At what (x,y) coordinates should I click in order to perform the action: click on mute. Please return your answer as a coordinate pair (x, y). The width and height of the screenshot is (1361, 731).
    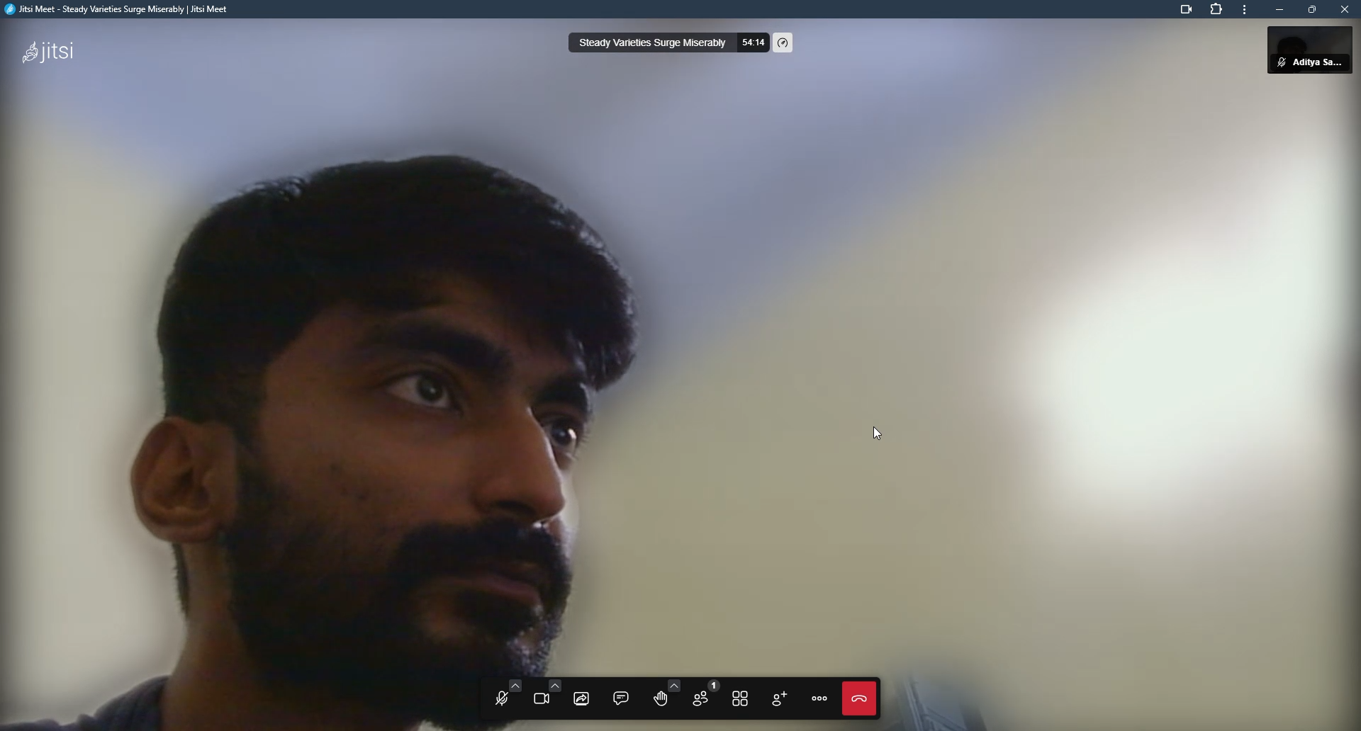
    Looking at the image, I should click on (1278, 63).